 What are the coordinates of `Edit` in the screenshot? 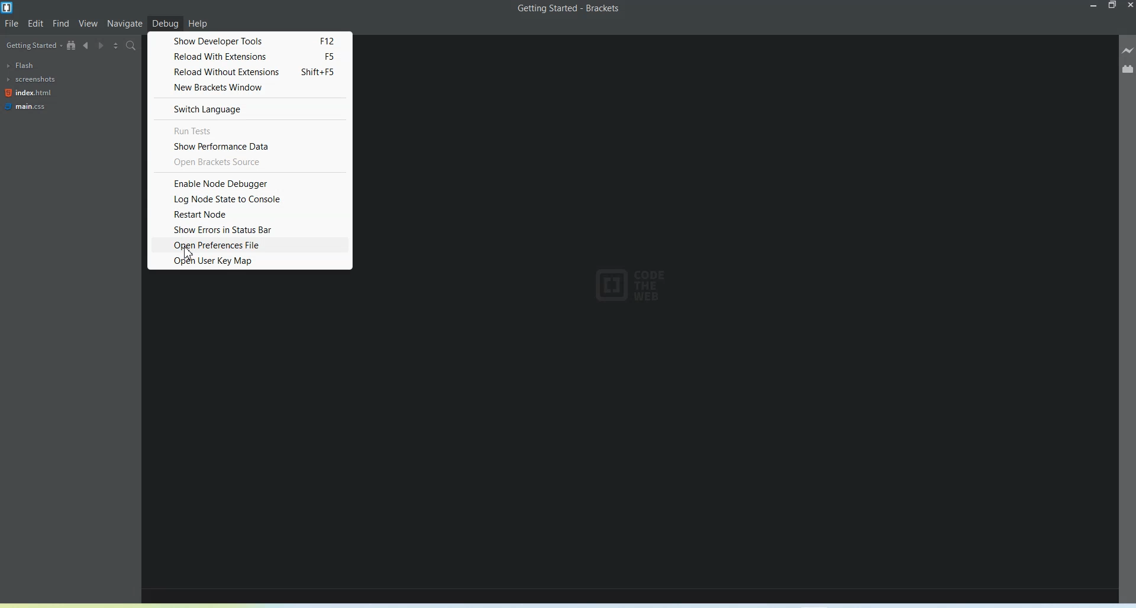 It's located at (37, 22).